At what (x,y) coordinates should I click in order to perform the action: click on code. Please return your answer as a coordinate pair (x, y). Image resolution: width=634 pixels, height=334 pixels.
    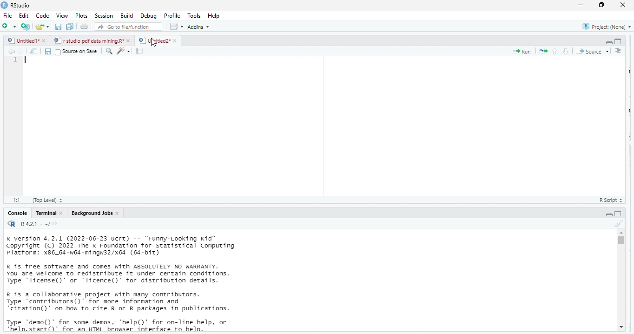
    Looking at the image, I should click on (41, 16).